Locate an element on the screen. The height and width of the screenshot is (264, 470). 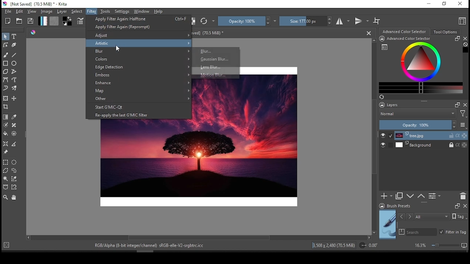
new is located at coordinates (8, 21).